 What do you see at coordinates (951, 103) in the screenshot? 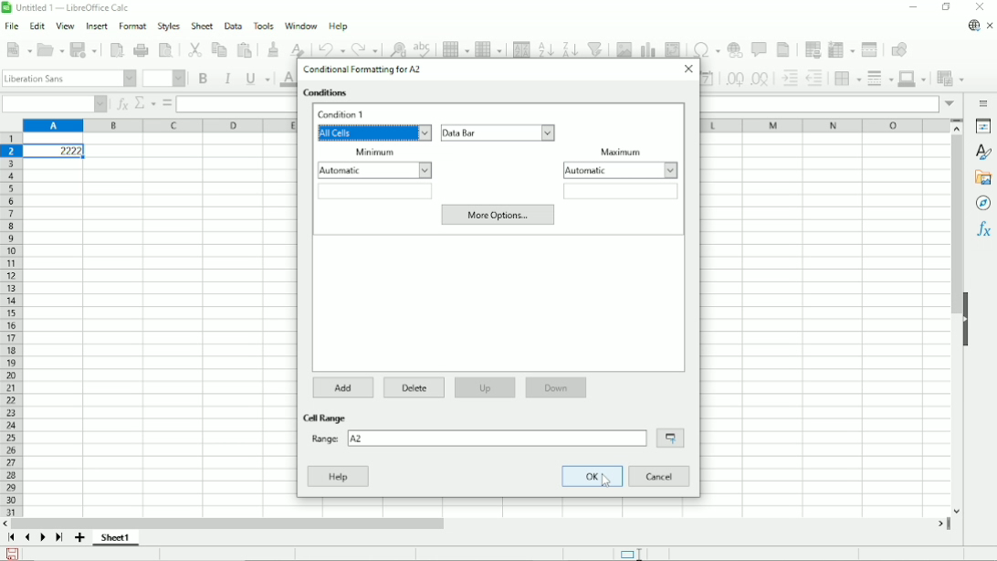
I see `Expand formula bar` at bounding box center [951, 103].